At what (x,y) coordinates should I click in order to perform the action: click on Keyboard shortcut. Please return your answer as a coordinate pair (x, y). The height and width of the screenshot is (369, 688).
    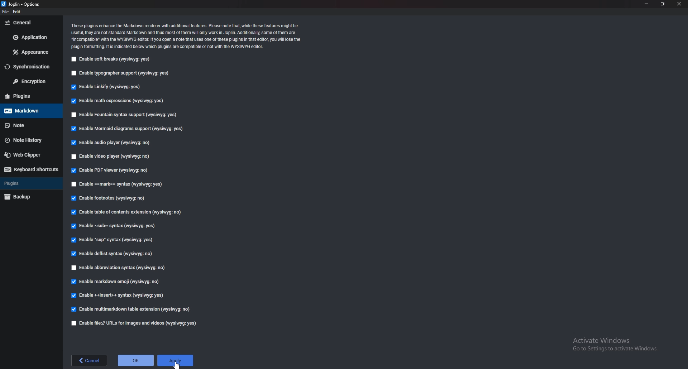
    Looking at the image, I should click on (31, 170).